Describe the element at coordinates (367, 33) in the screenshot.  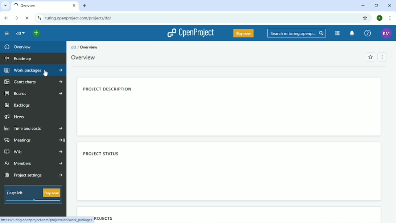
I see `Help` at that location.